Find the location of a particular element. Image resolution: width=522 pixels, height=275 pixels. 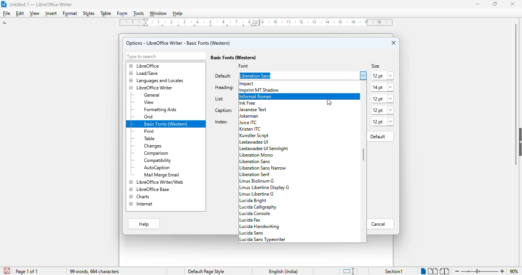

zoom factor is located at coordinates (514, 271).